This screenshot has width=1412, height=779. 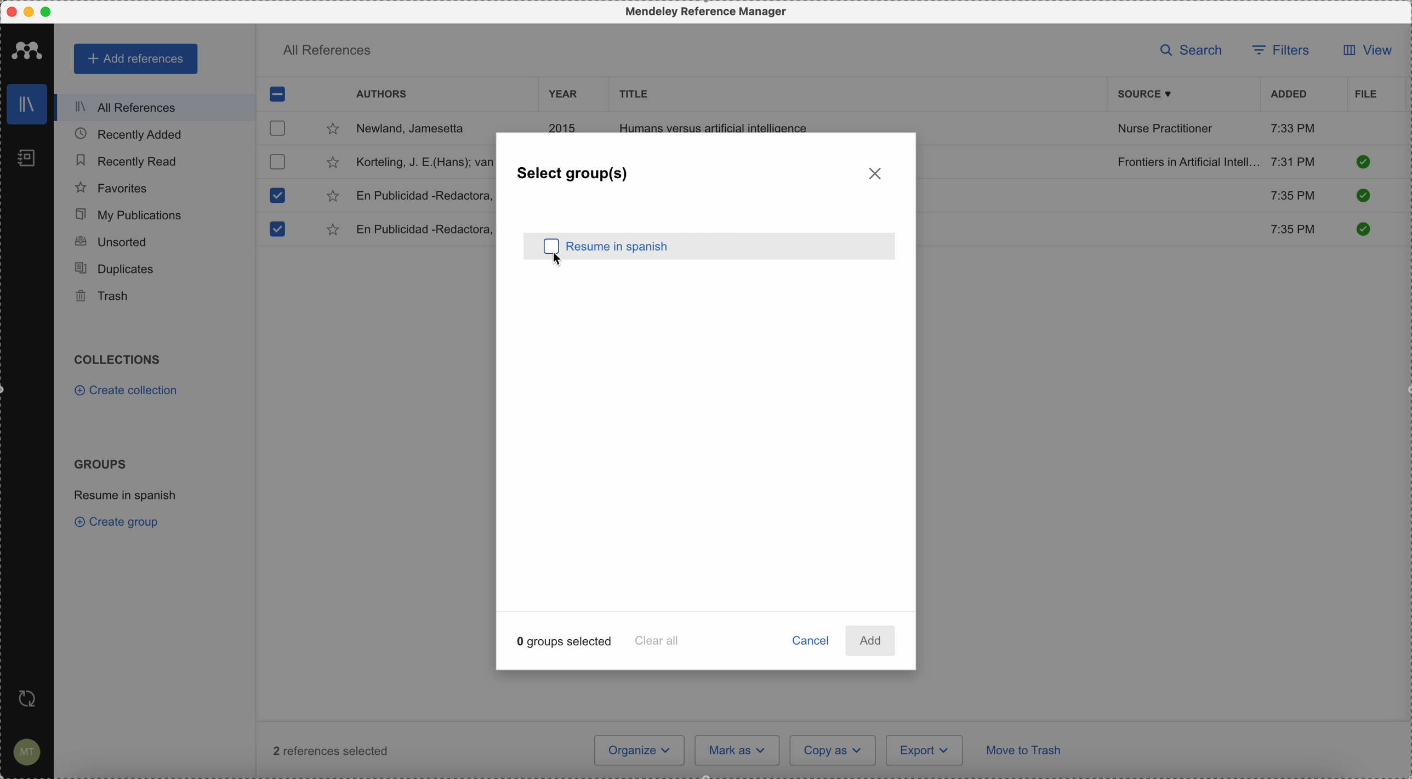 What do you see at coordinates (333, 131) in the screenshot?
I see `favorite` at bounding box center [333, 131].